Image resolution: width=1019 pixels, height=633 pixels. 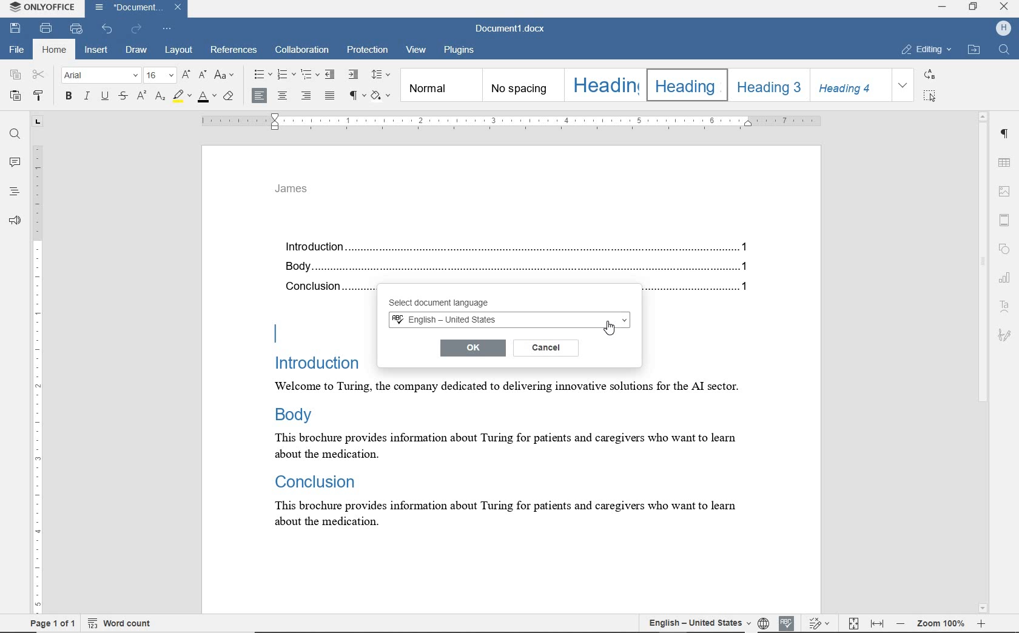 What do you see at coordinates (471, 347) in the screenshot?
I see `ok` at bounding box center [471, 347].